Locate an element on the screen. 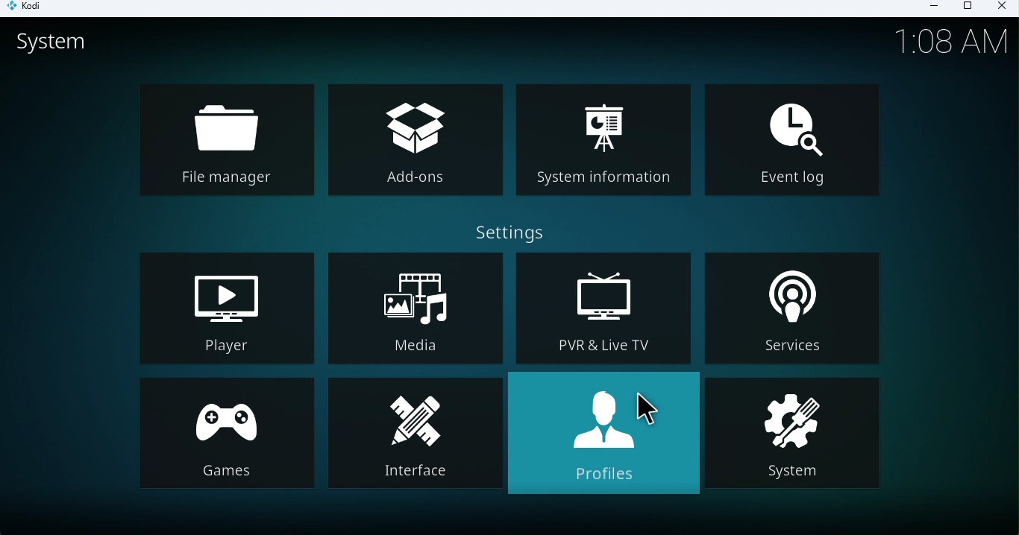 The height and width of the screenshot is (535, 1019). Player is located at coordinates (224, 308).